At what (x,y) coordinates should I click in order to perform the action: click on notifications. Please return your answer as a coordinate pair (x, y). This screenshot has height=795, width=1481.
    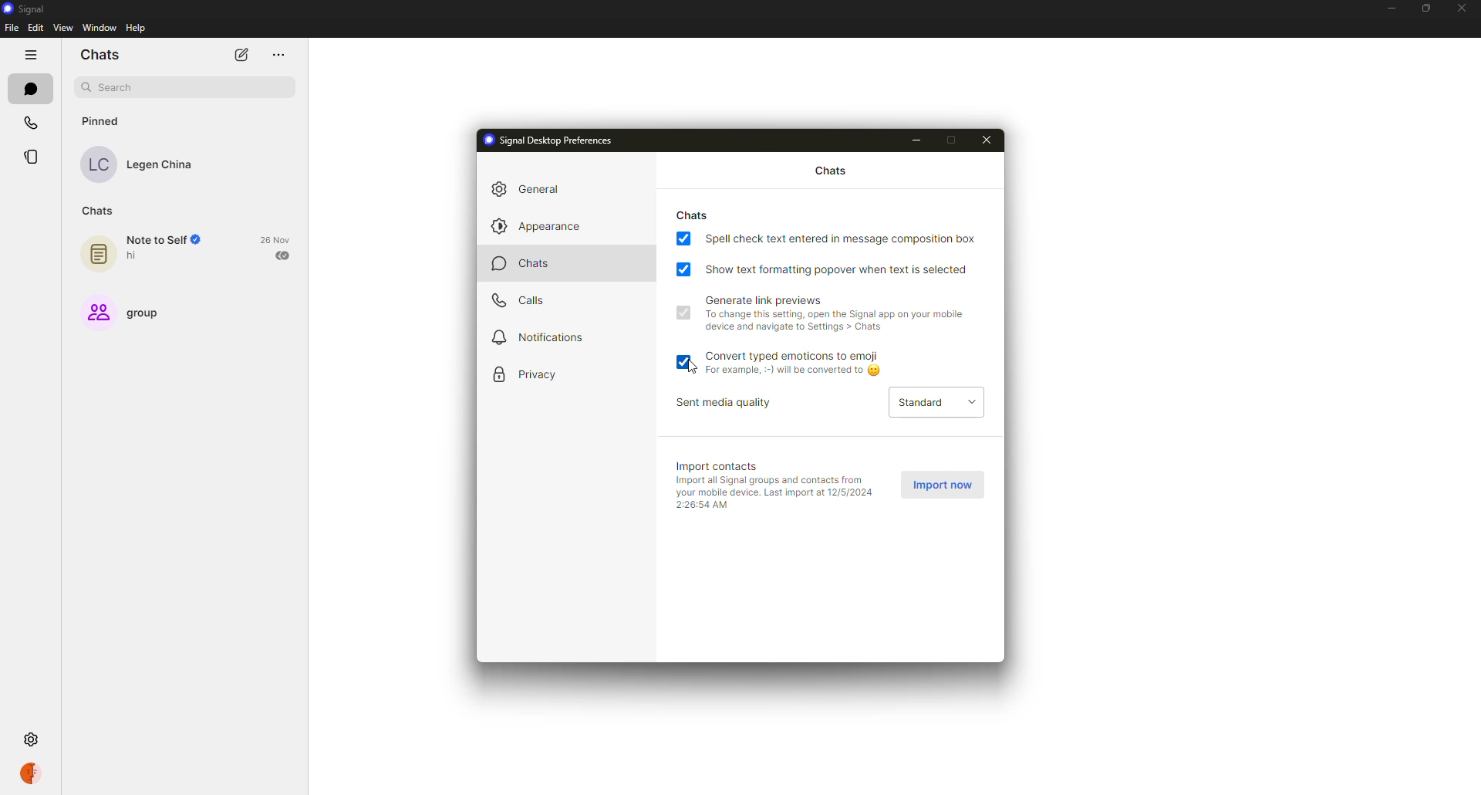
    Looking at the image, I should click on (540, 337).